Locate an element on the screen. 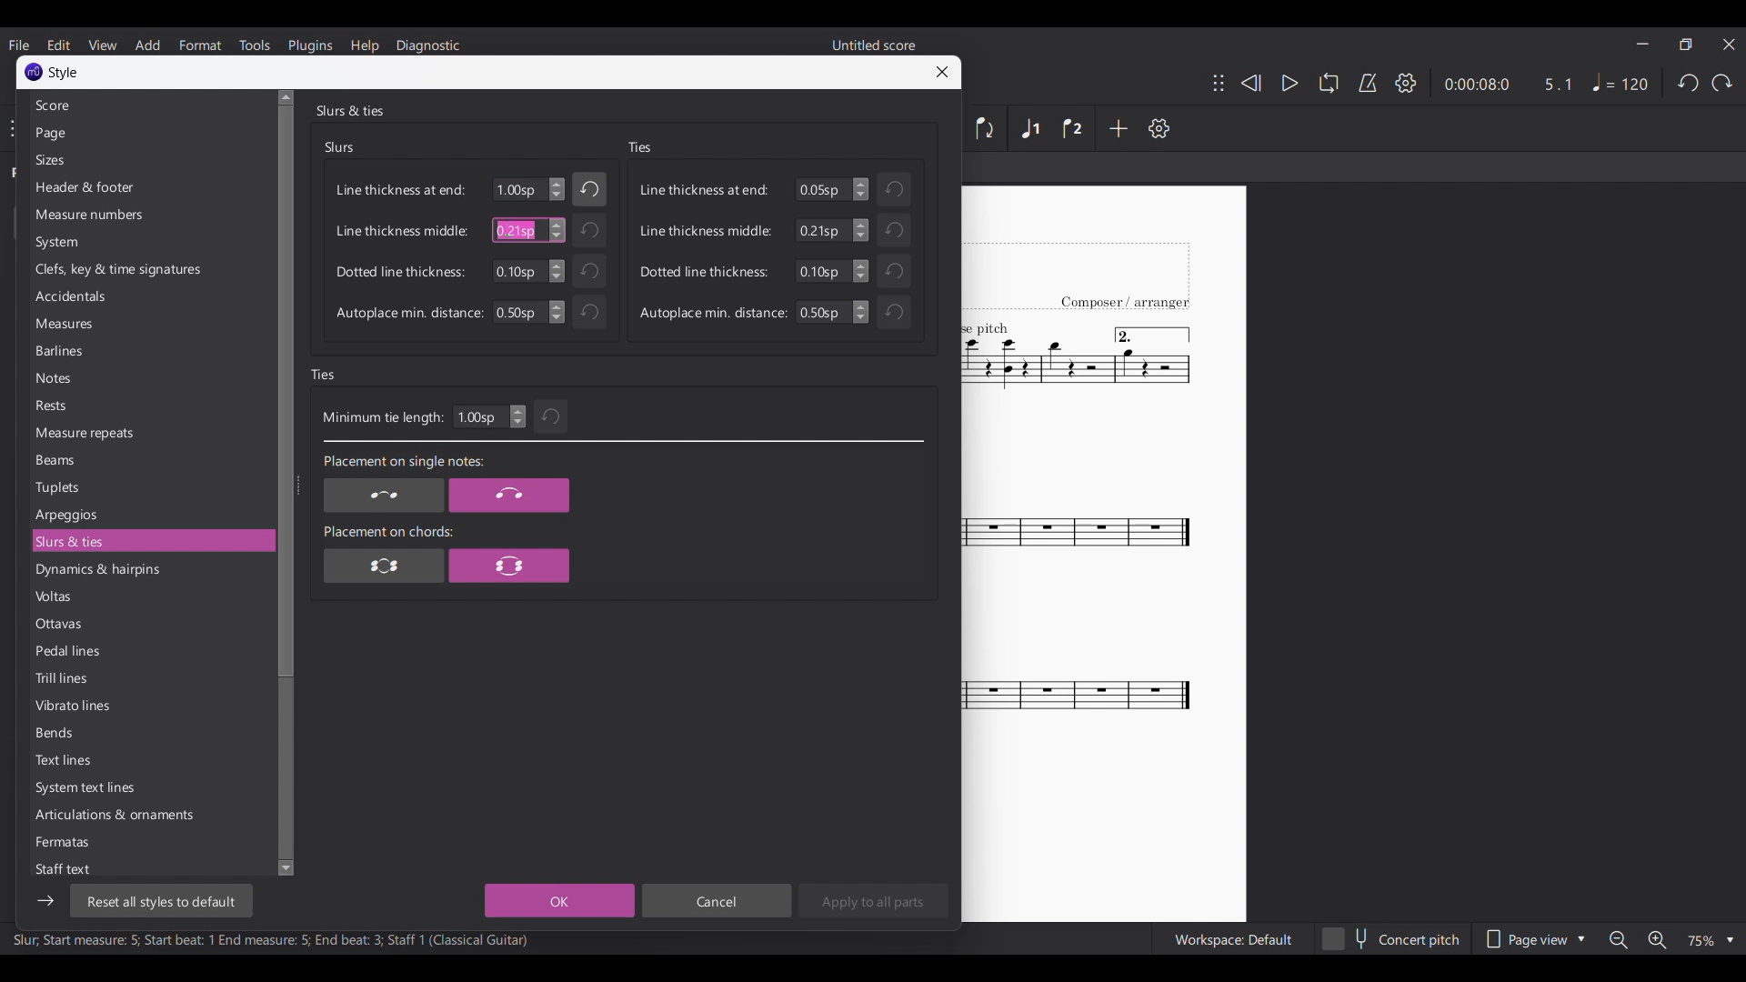 The width and height of the screenshot is (1746, 982). Line thickness middle is located at coordinates (706, 231).